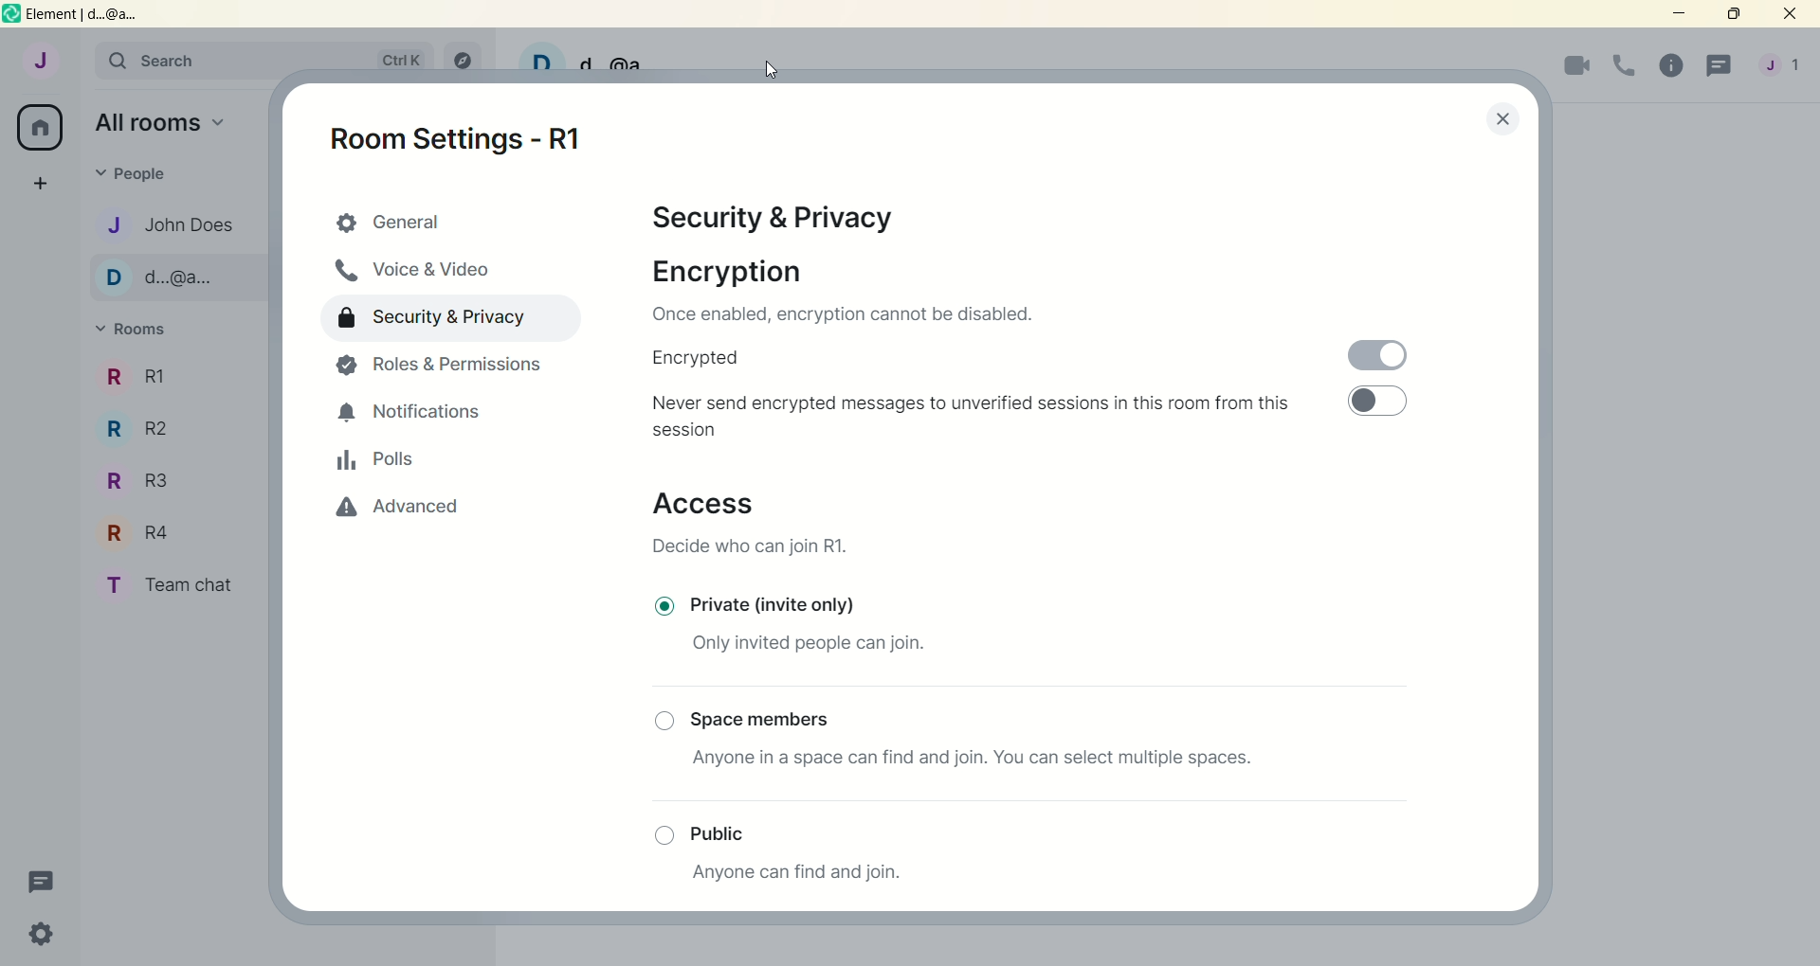 The height and width of the screenshot is (966, 1820). What do you see at coordinates (264, 60) in the screenshot?
I see `search` at bounding box center [264, 60].